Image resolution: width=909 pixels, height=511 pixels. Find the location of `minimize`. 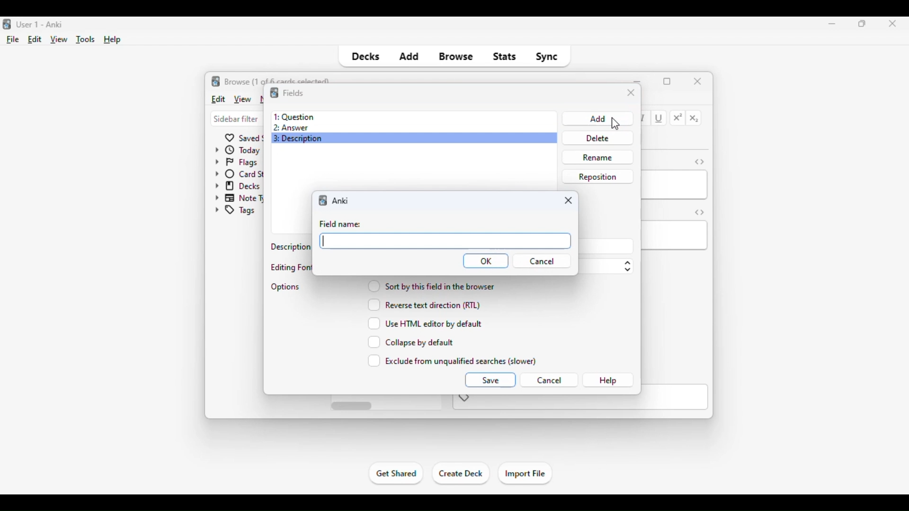

minimize is located at coordinates (638, 80).